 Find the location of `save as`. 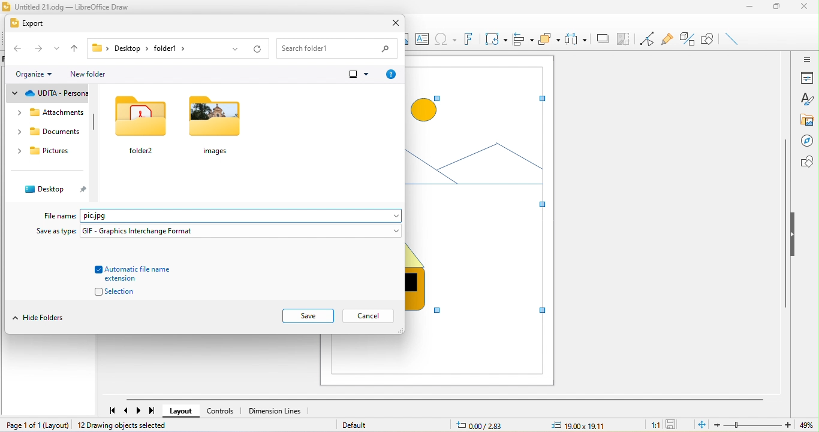

save as is located at coordinates (56, 231).